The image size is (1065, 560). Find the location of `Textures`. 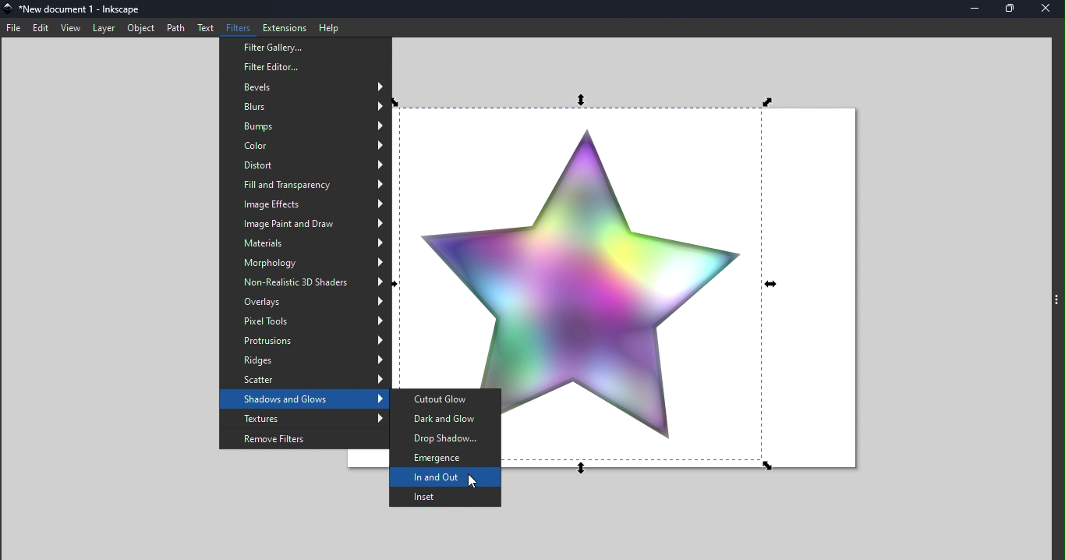

Textures is located at coordinates (306, 420).